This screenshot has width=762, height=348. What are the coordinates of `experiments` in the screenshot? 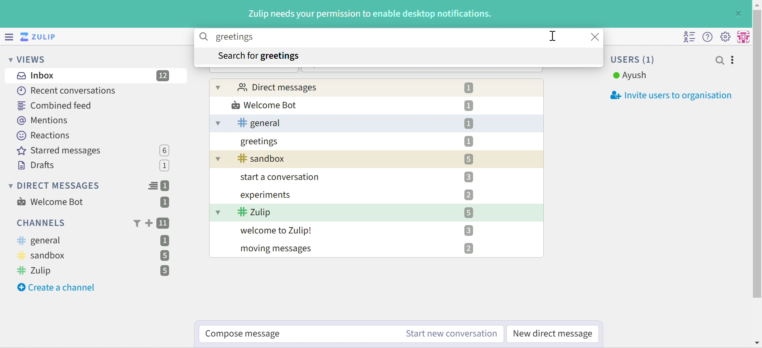 It's located at (267, 195).